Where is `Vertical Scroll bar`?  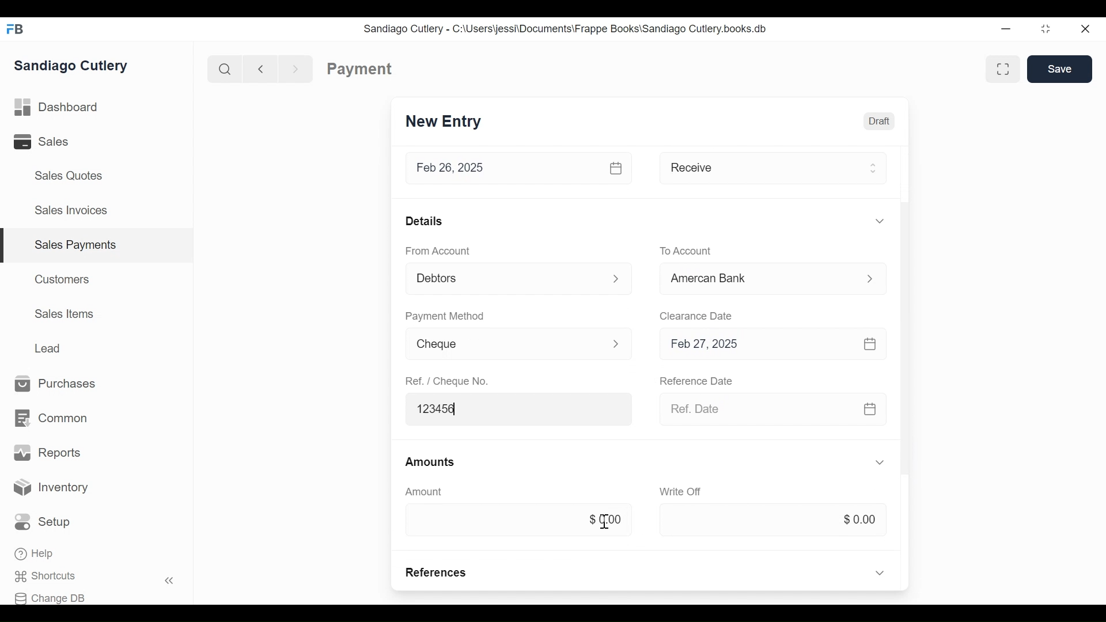 Vertical Scroll bar is located at coordinates (903, 284).